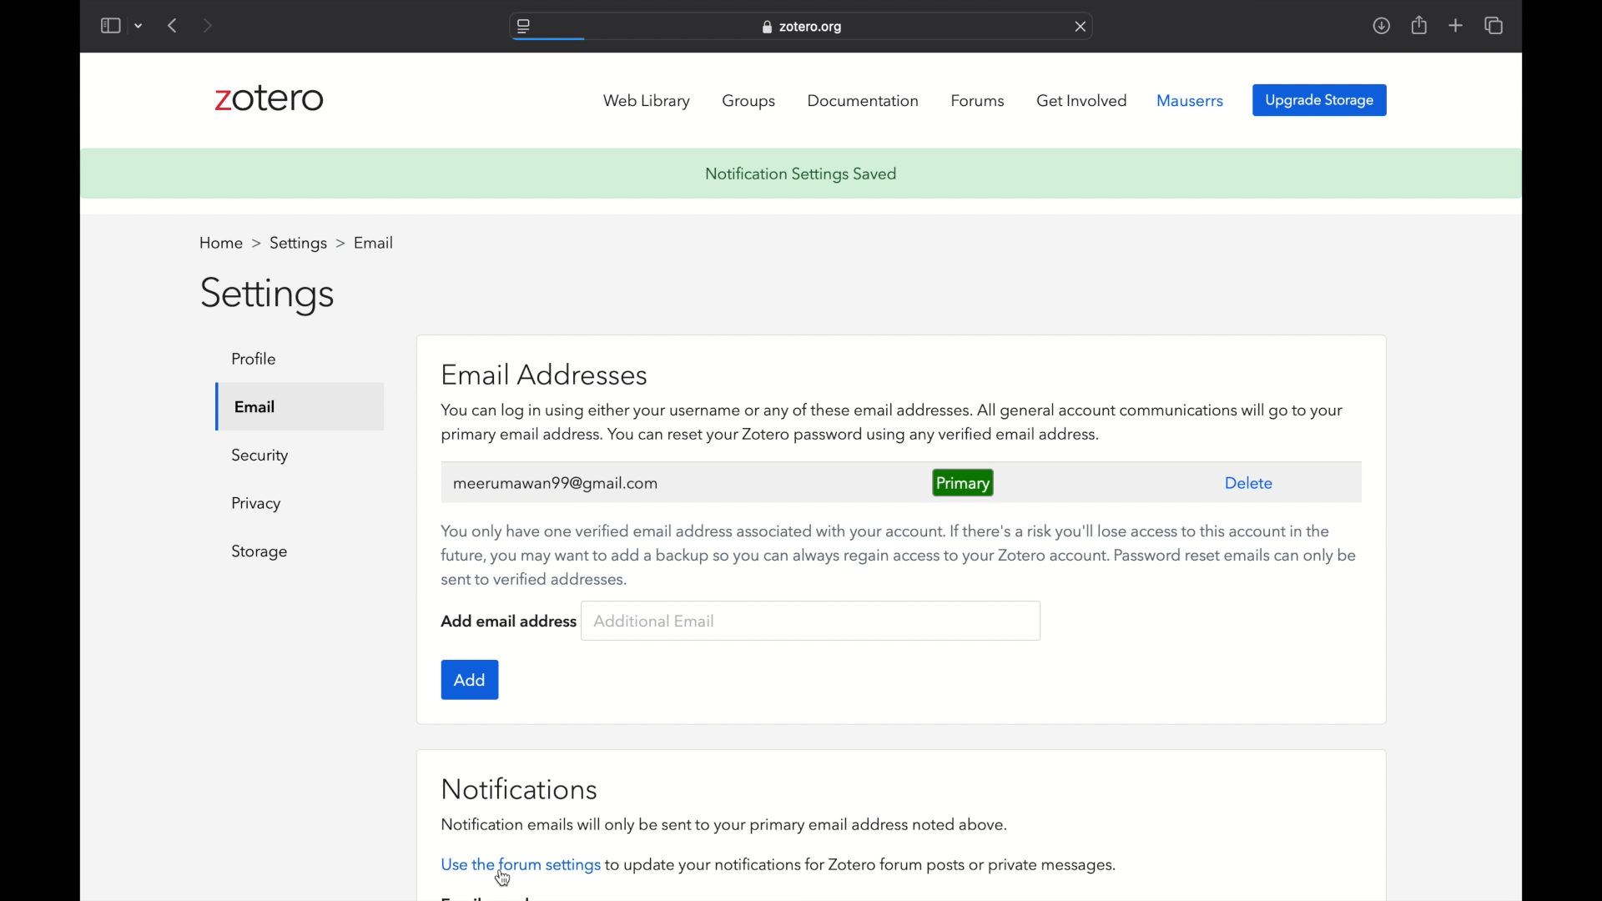 The height and width of the screenshot is (901, 1602). What do you see at coordinates (726, 824) in the screenshot?
I see `notification emails will only be sent to your primary email address noted above` at bounding box center [726, 824].